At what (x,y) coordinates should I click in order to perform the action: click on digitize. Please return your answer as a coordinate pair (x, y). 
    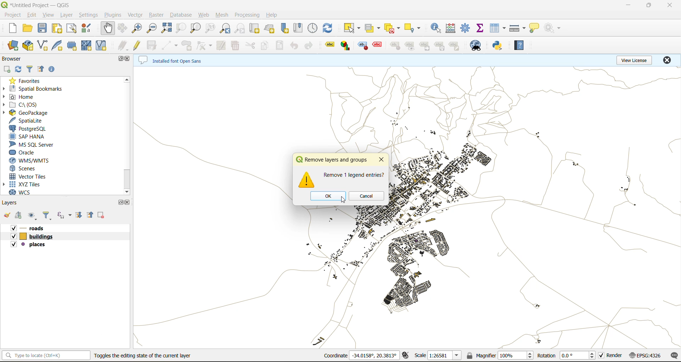
    Looking at the image, I should click on (170, 45).